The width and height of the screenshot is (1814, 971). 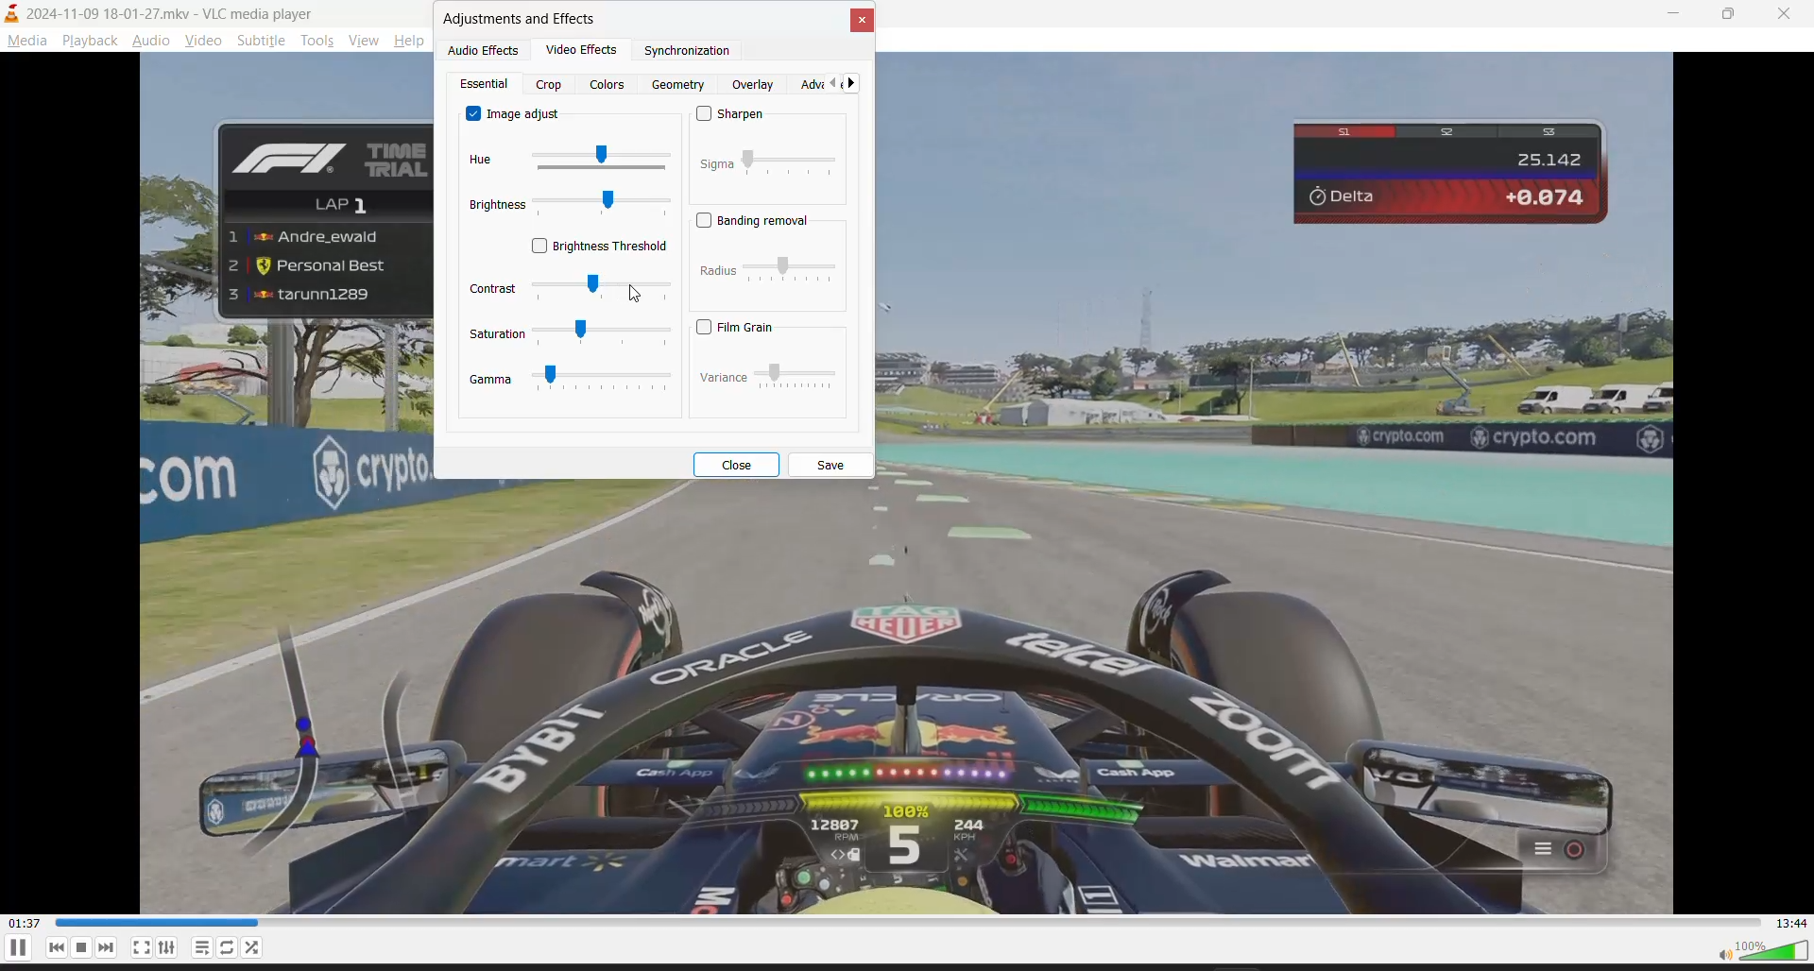 What do you see at coordinates (522, 21) in the screenshot?
I see `adjustments and effects` at bounding box center [522, 21].